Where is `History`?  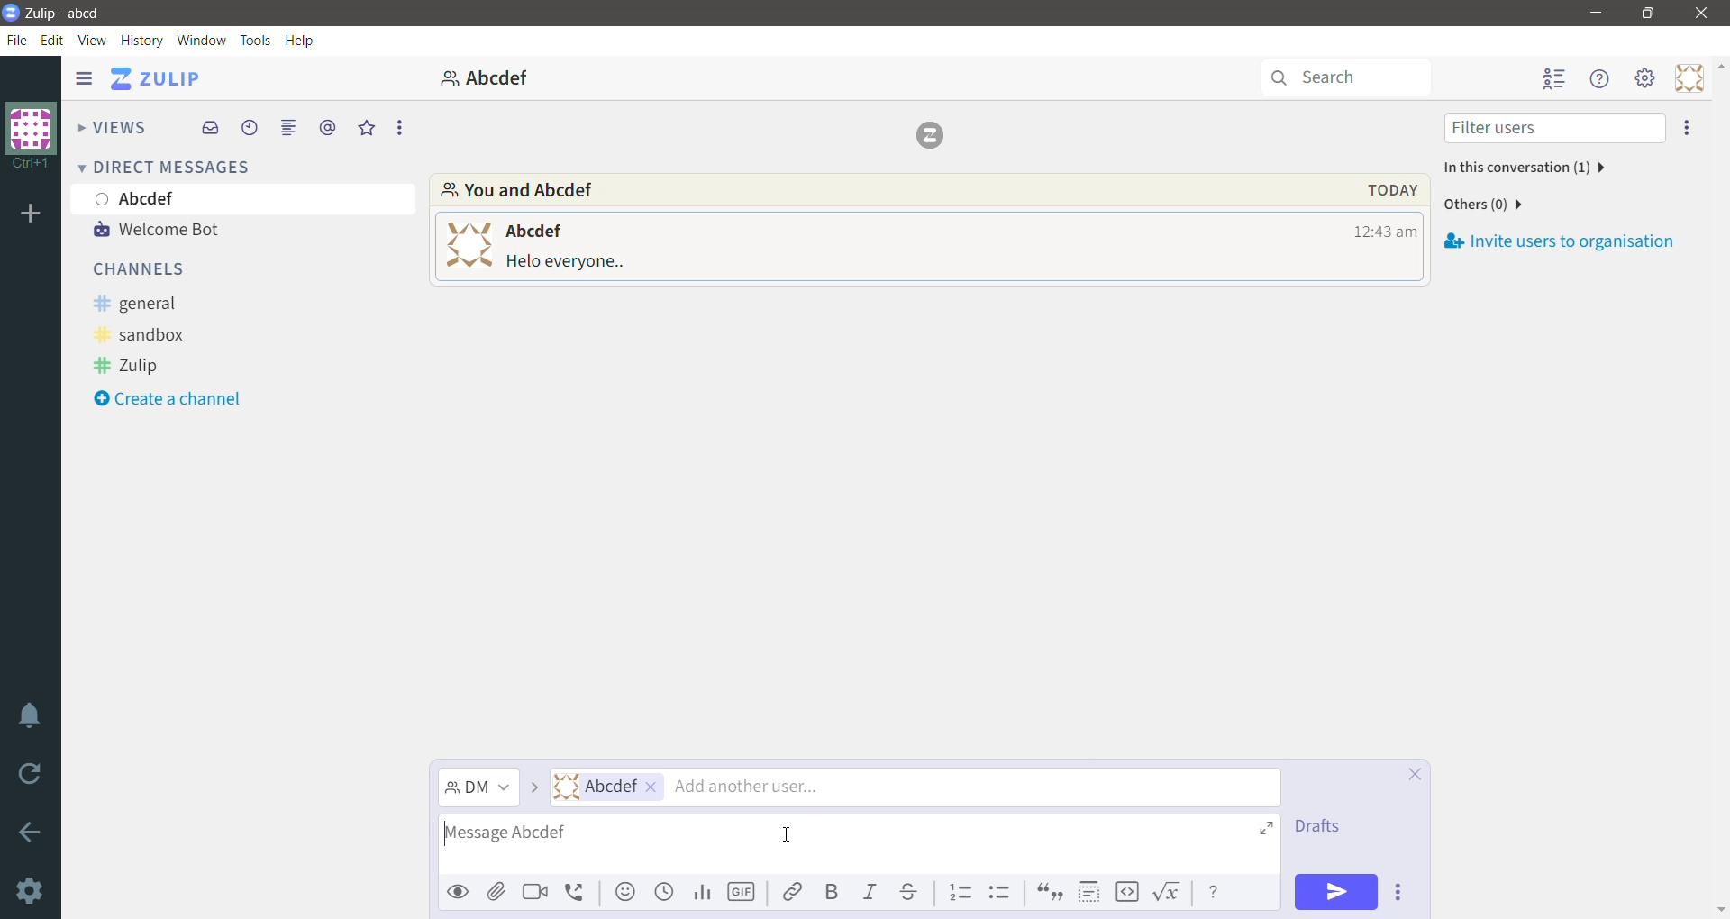
History is located at coordinates (142, 40).